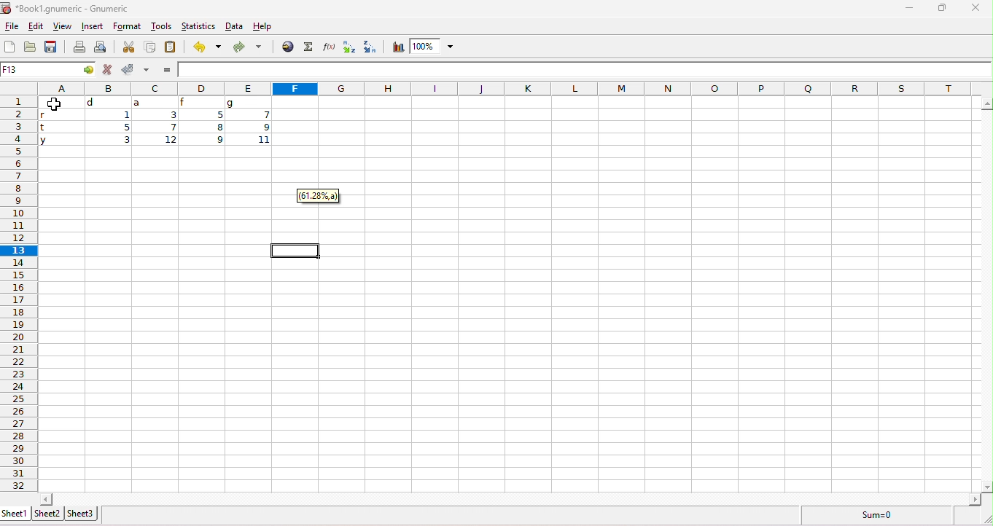  What do you see at coordinates (91, 26) in the screenshot?
I see `insert` at bounding box center [91, 26].